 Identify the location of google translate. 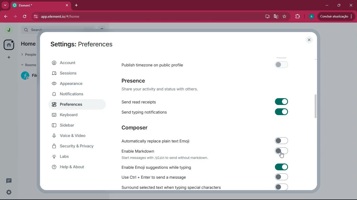
(276, 17).